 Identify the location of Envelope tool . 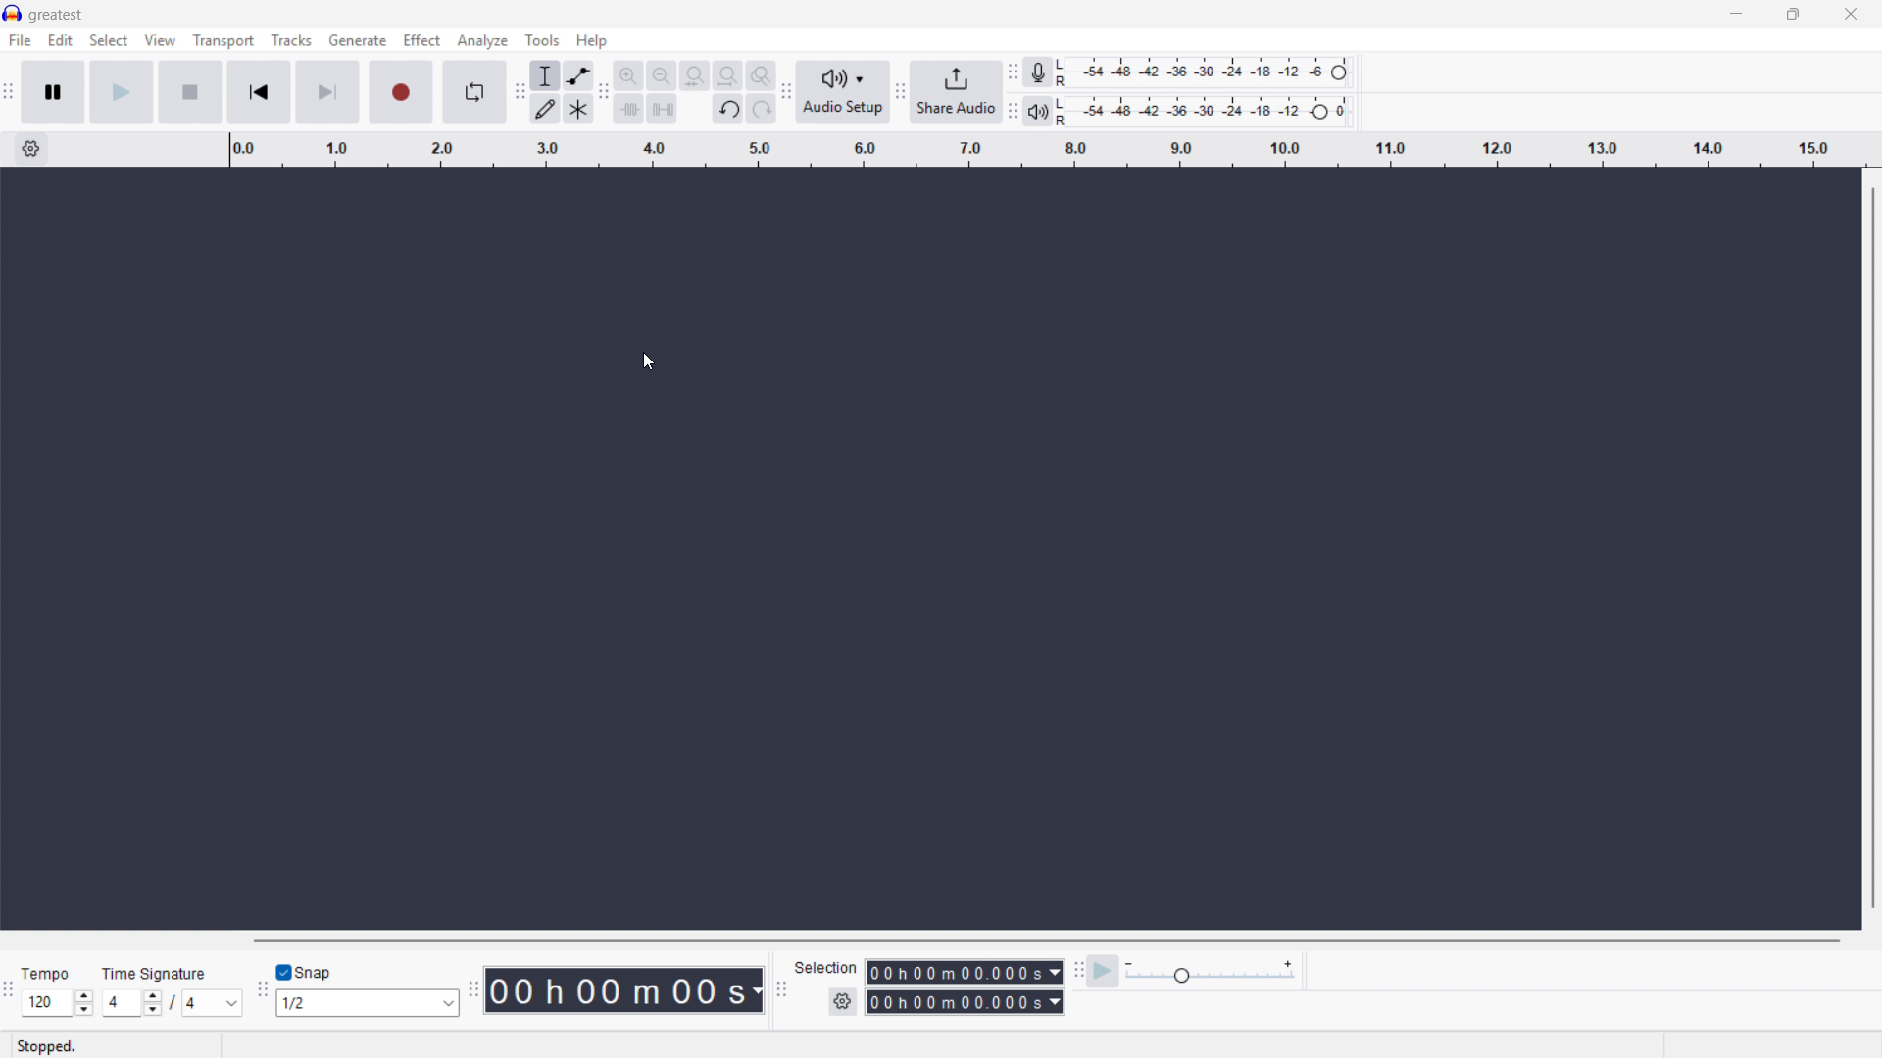
(579, 75).